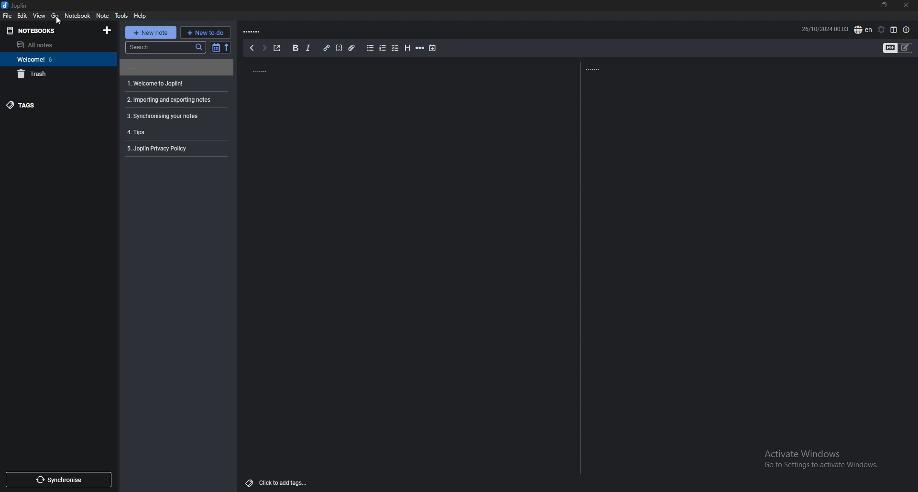 The height and width of the screenshot is (492, 918). What do you see at coordinates (308, 48) in the screenshot?
I see `italic` at bounding box center [308, 48].